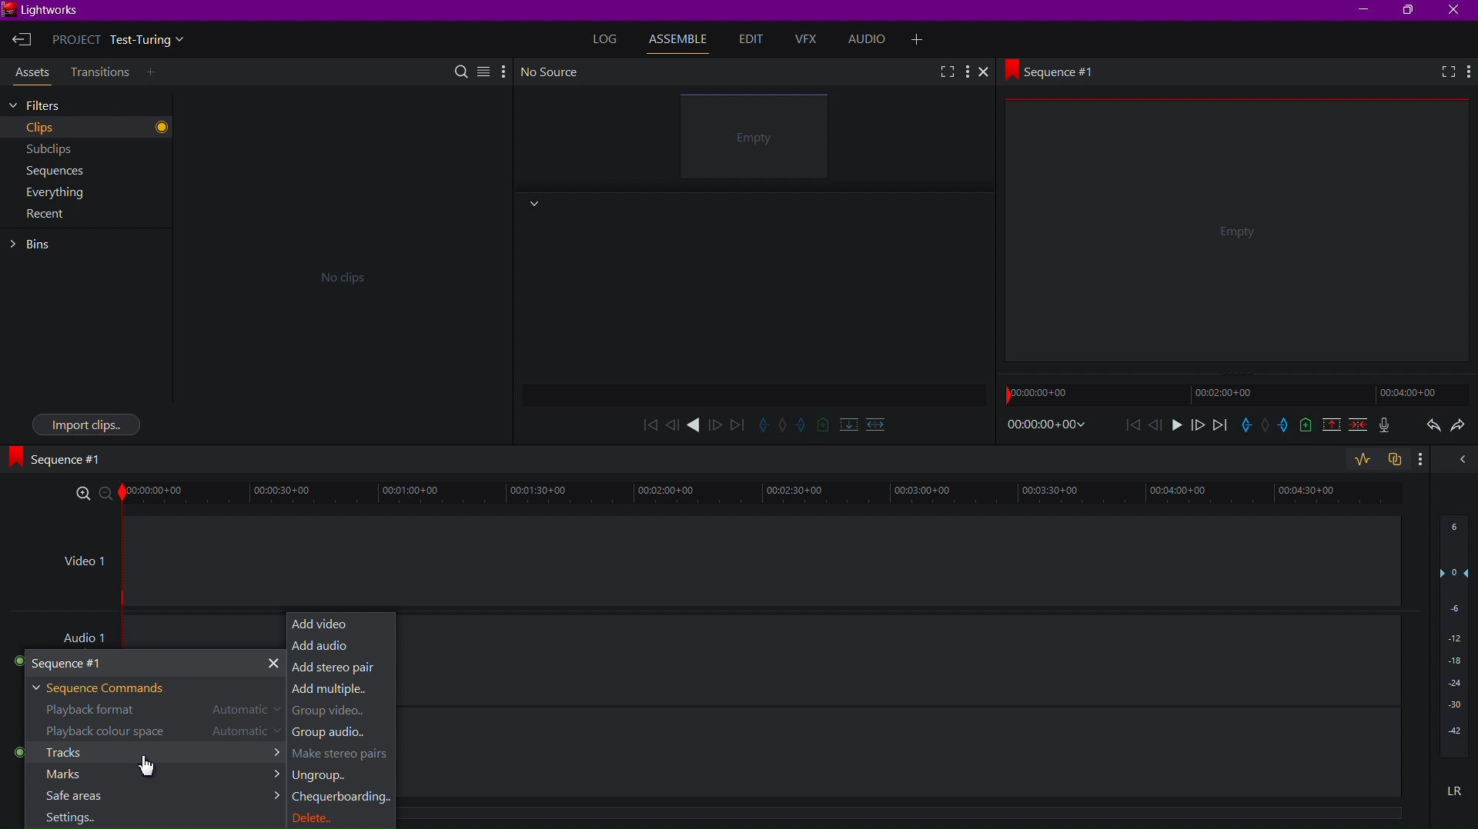 Image resolution: width=1478 pixels, height=829 pixels. What do you see at coordinates (1304, 428) in the screenshot?
I see `new` at bounding box center [1304, 428].